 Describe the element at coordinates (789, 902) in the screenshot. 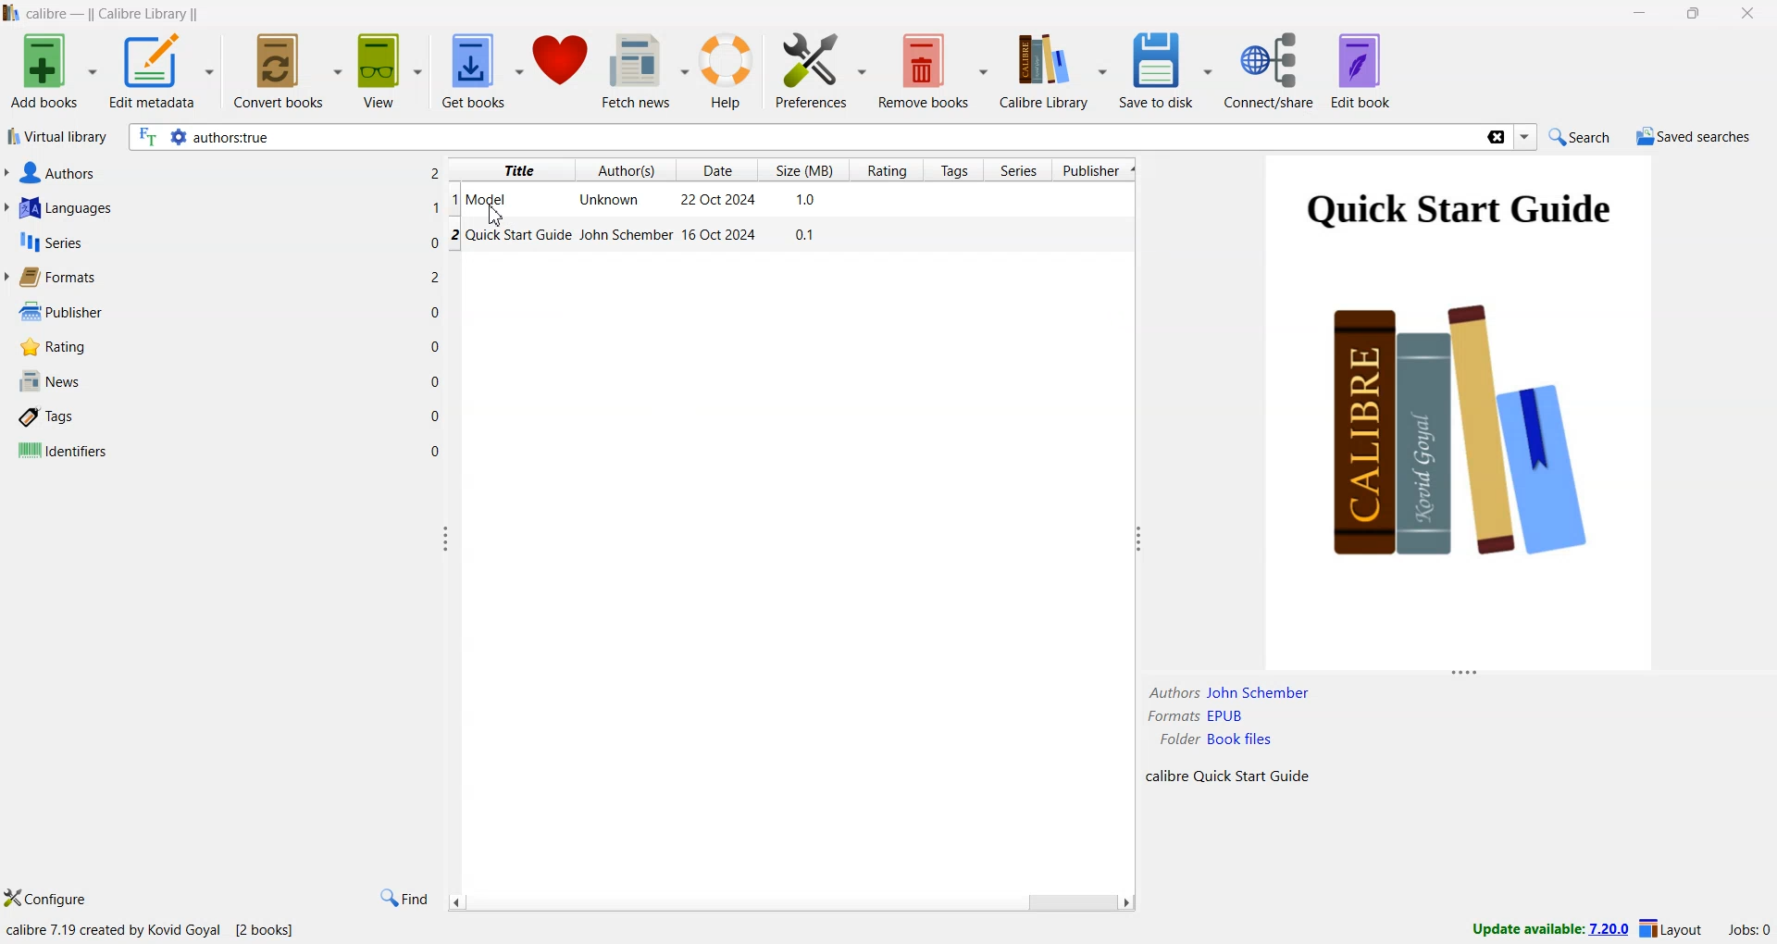

I see `Scroll` at that location.